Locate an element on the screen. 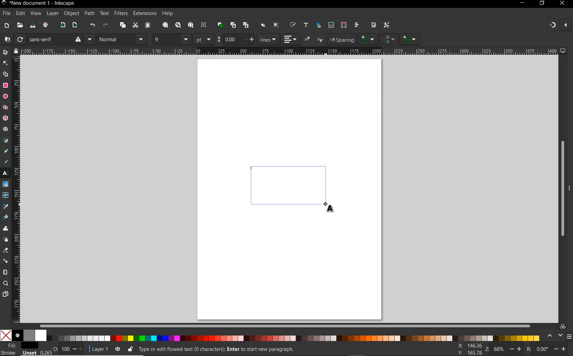  print is located at coordinates (46, 25).